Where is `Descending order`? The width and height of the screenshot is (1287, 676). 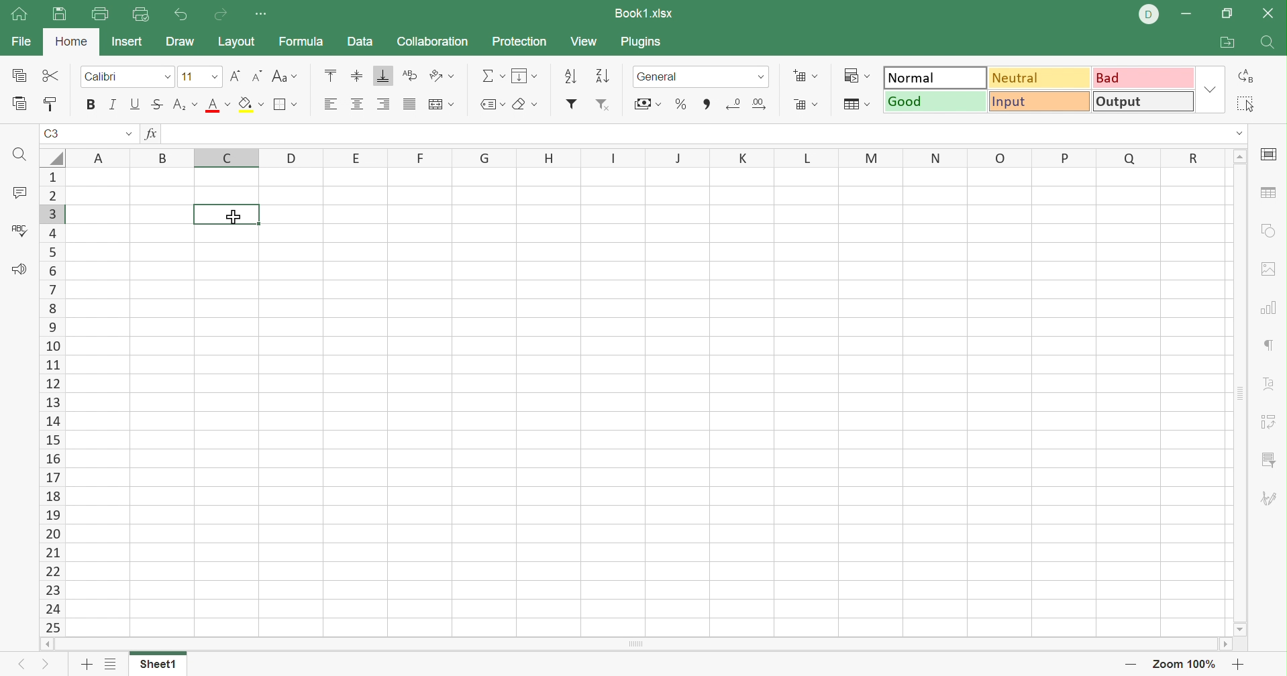
Descending order is located at coordinates (605, 75).